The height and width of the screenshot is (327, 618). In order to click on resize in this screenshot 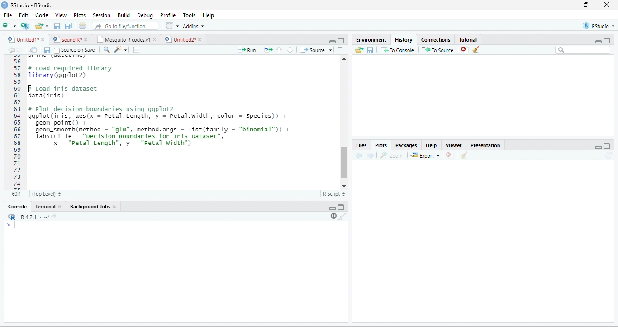, I will do `click(586, 5)`.